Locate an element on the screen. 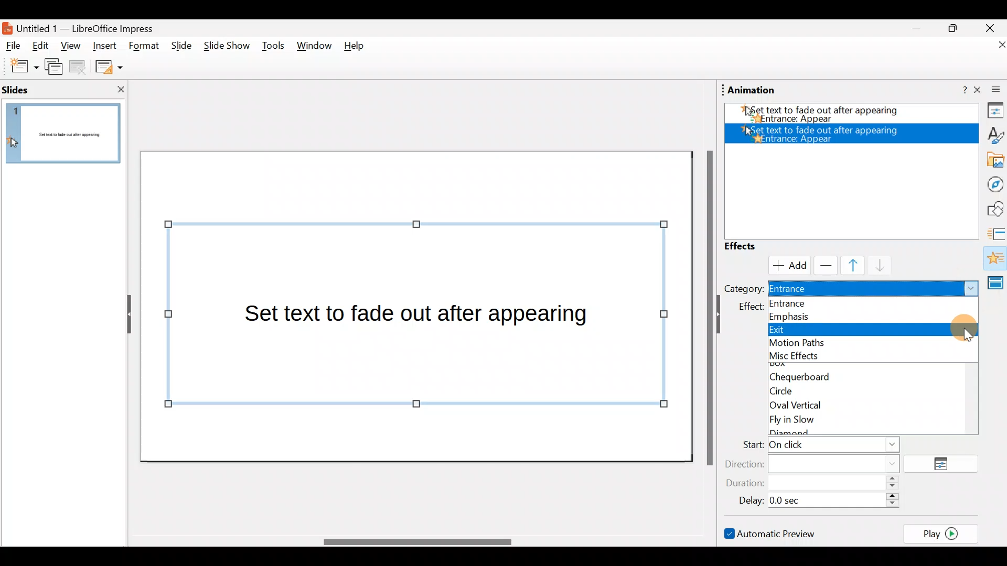  Insert is located at coordinates (104, 44).